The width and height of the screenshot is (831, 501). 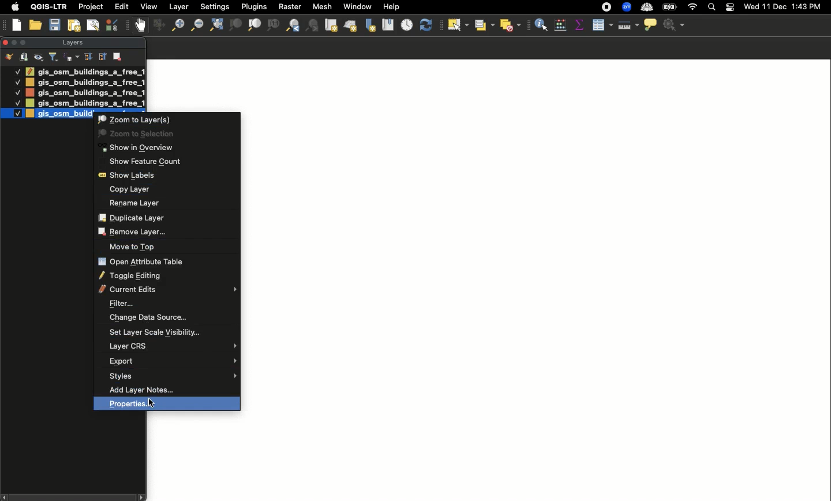 I want to click on , so click(x=529, y=25).